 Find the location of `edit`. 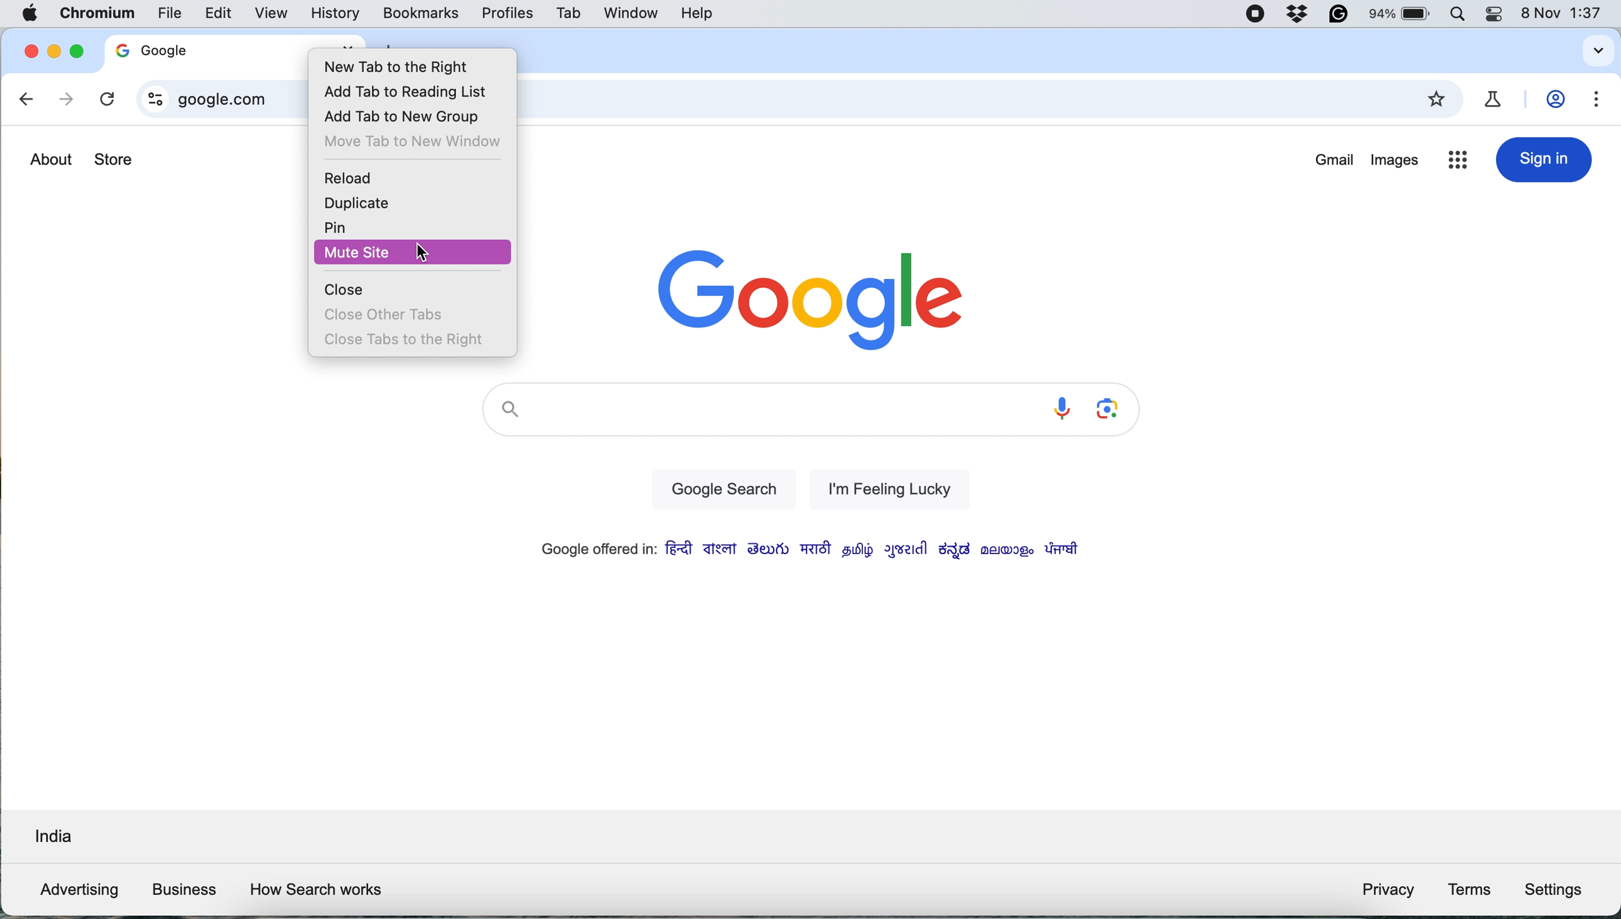

edit is located at coordinates (220, 13).